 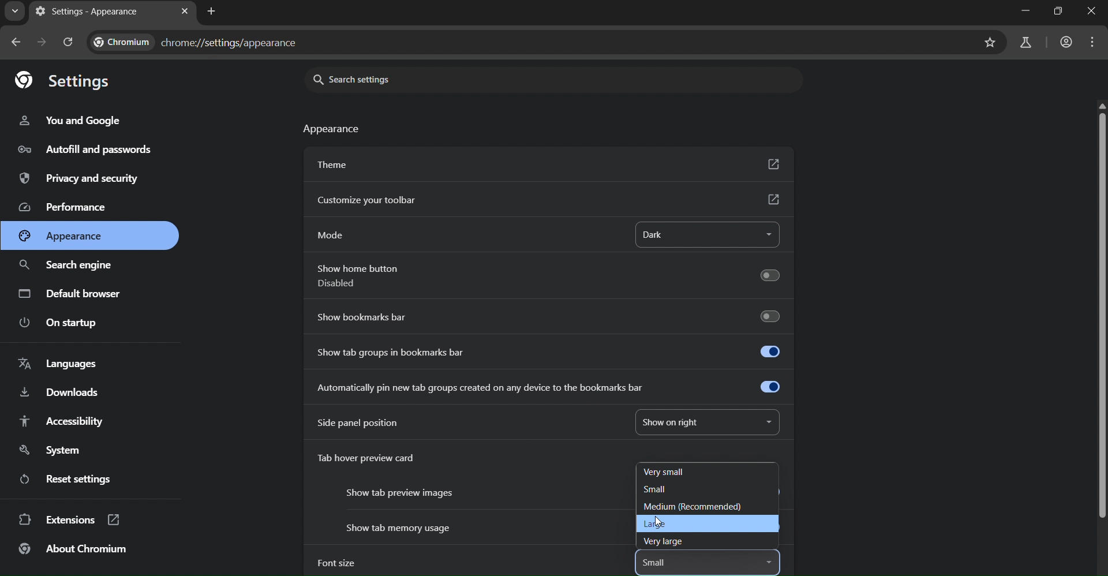 I want to click on side panel position, so click(x=358, y=422).